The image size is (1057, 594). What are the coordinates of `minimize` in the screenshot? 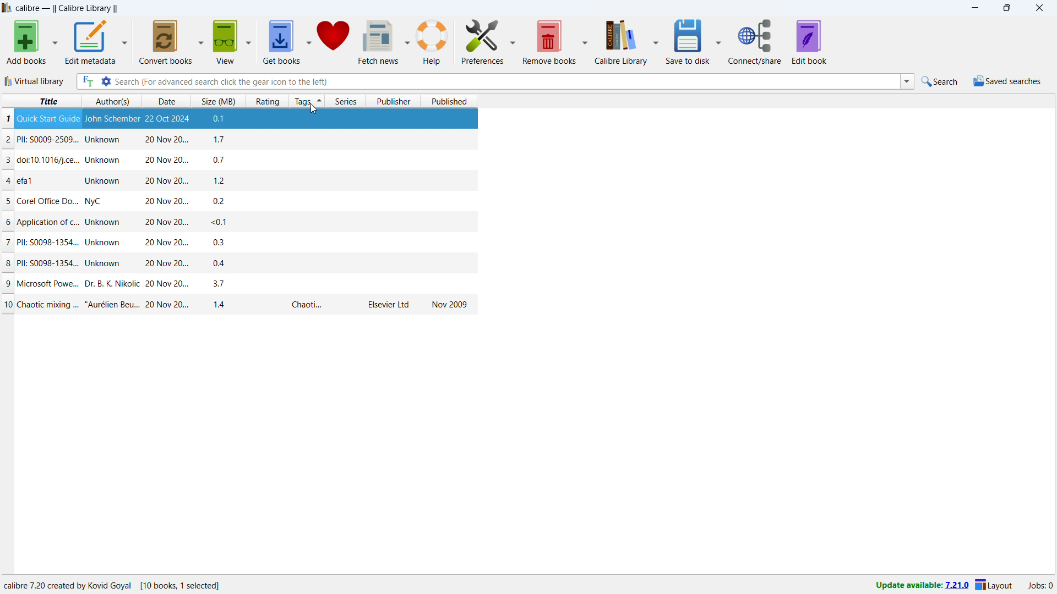 It's located at (974, 7).